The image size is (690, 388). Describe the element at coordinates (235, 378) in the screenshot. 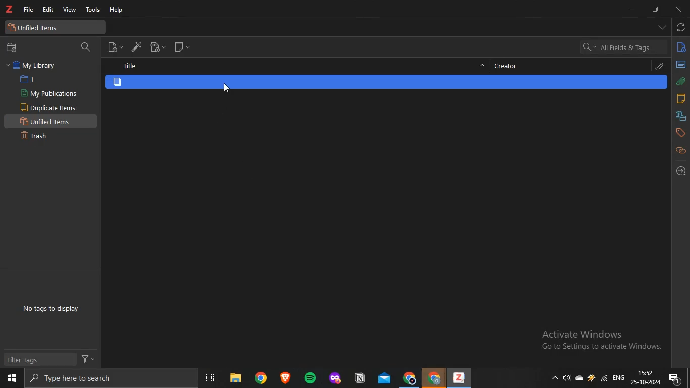

I see `files` at that location.